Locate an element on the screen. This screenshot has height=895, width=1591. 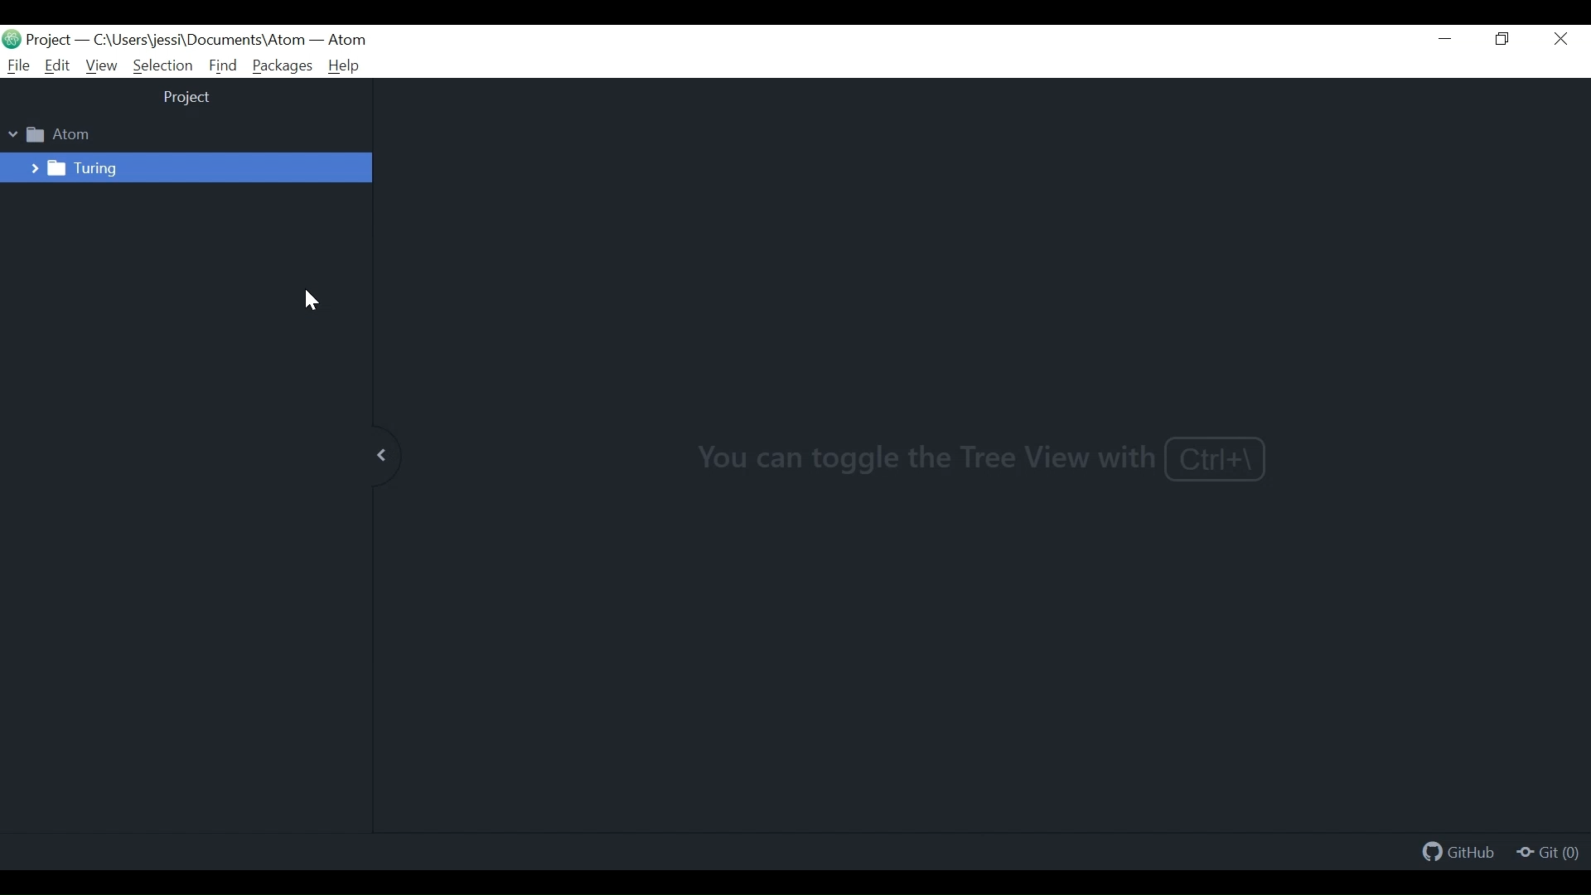
Find is located at coordinates (224, 65).